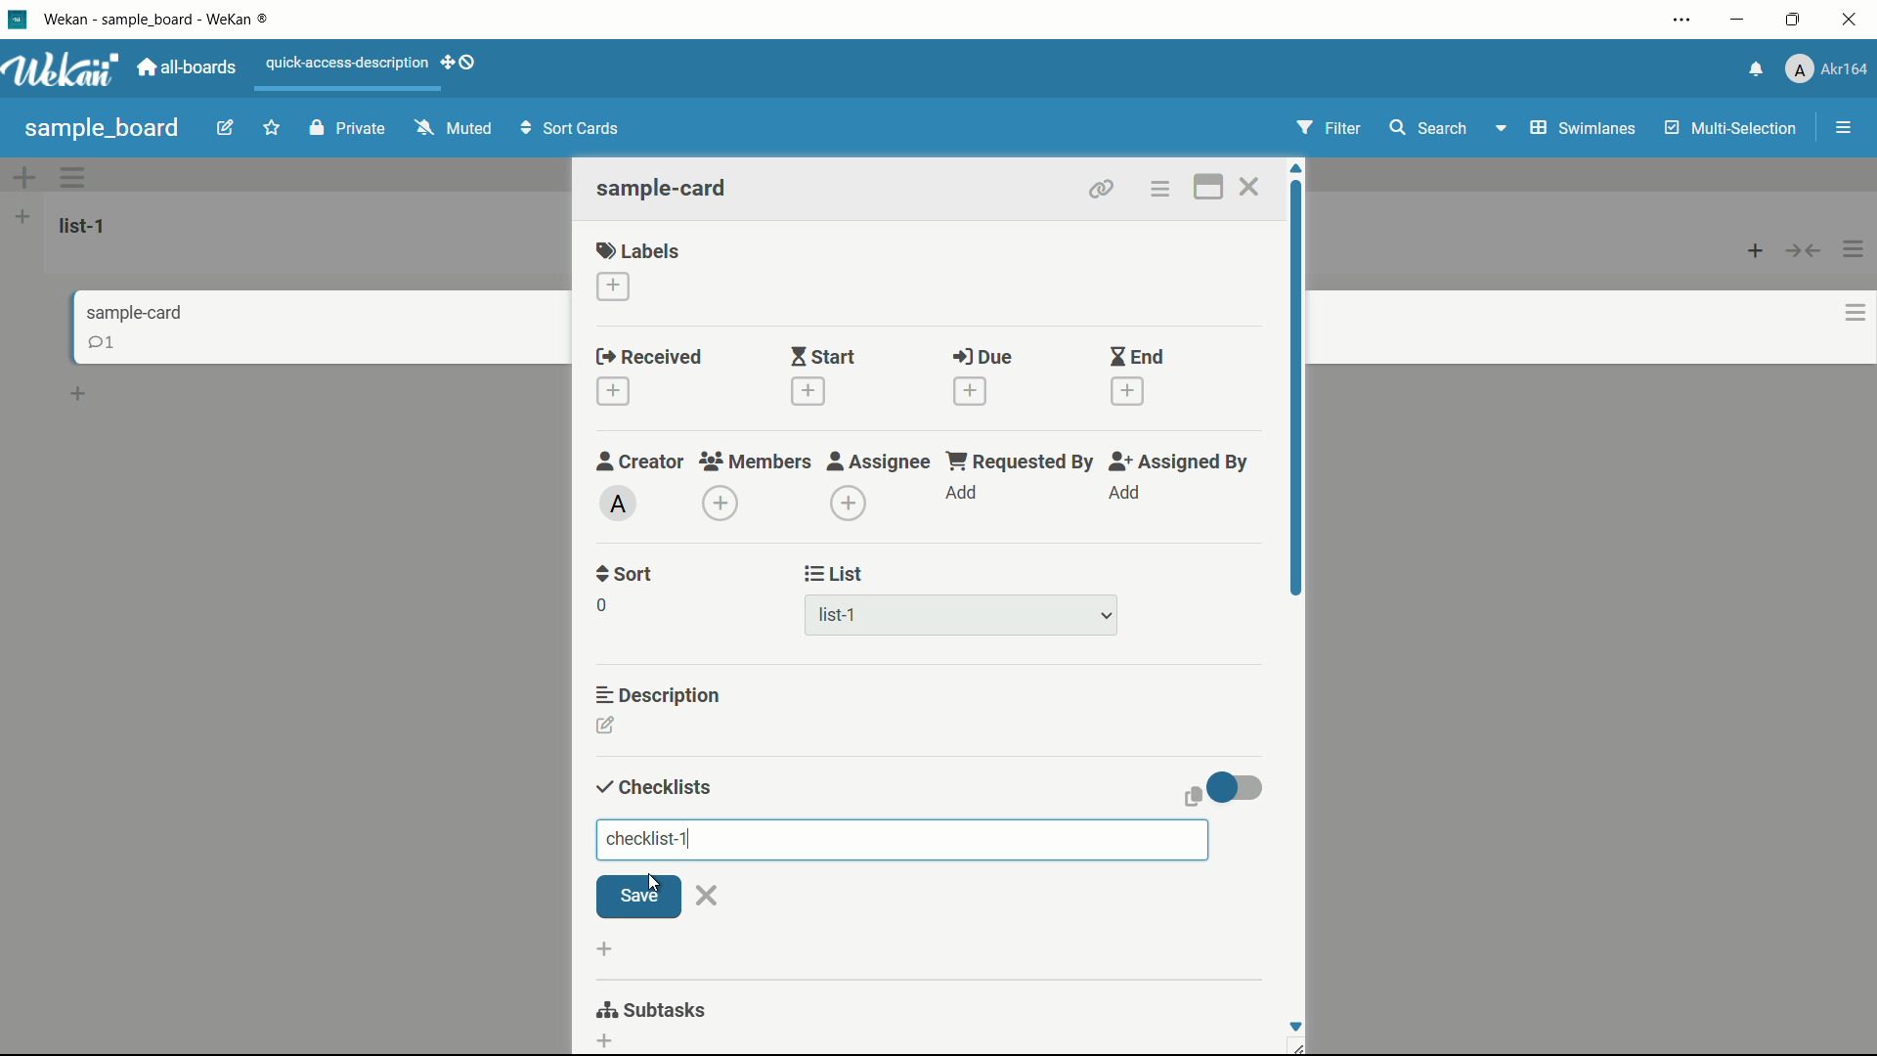 The width and height of the screenshot is (1877, 1056). I want to click on checklists, so click(654, 788).